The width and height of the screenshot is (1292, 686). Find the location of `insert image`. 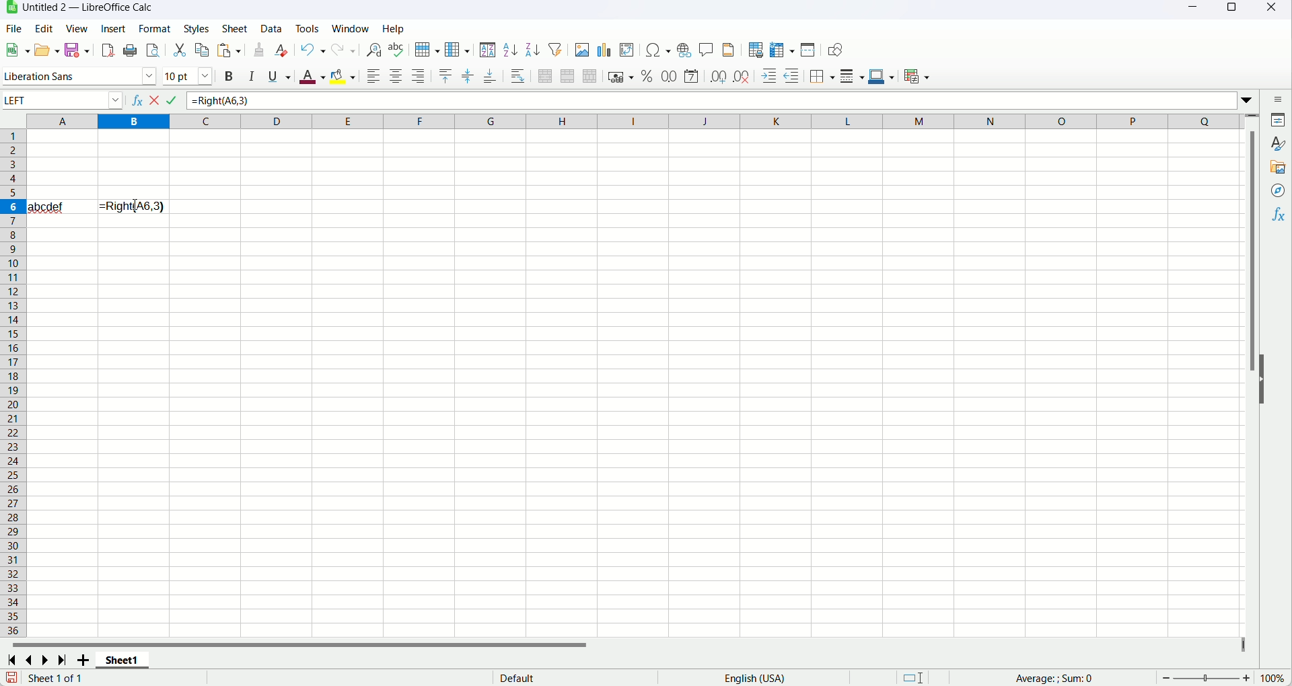

insert image is located at coordinates (582, 50).